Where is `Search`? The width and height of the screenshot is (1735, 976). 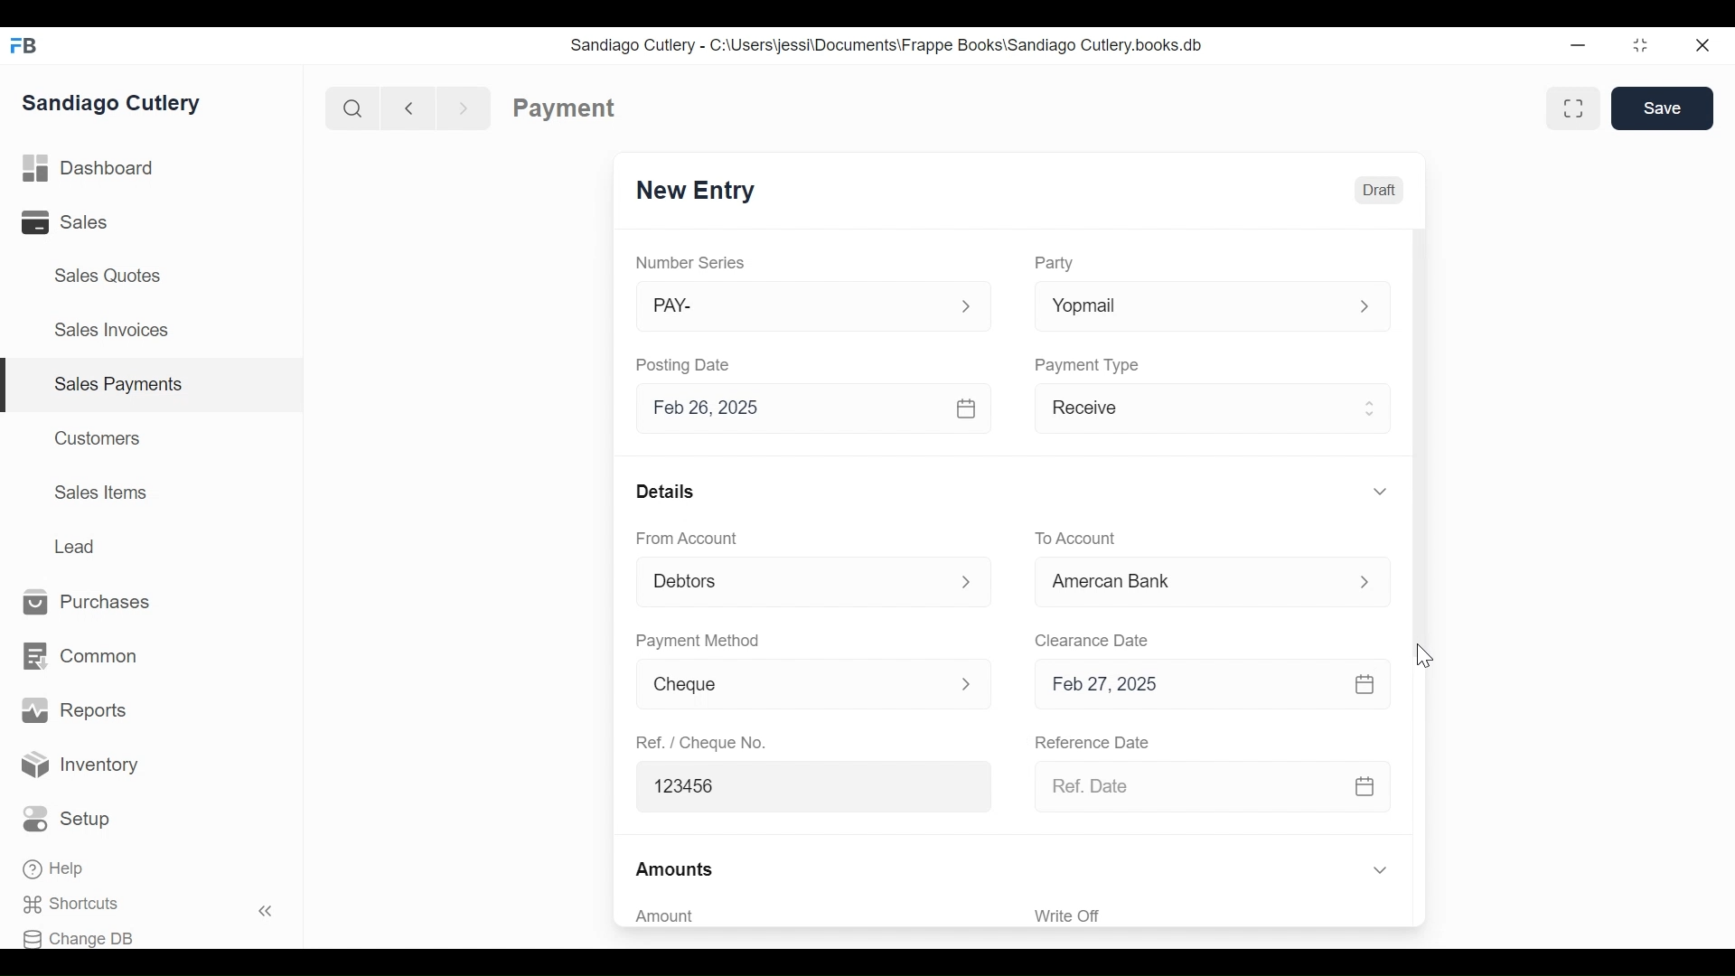
Search is located at coordinates (349, 108).